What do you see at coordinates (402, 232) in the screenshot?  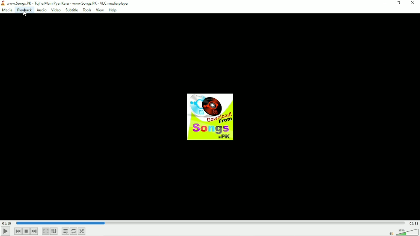 I see `Volume` at bounding box center [402, 232].